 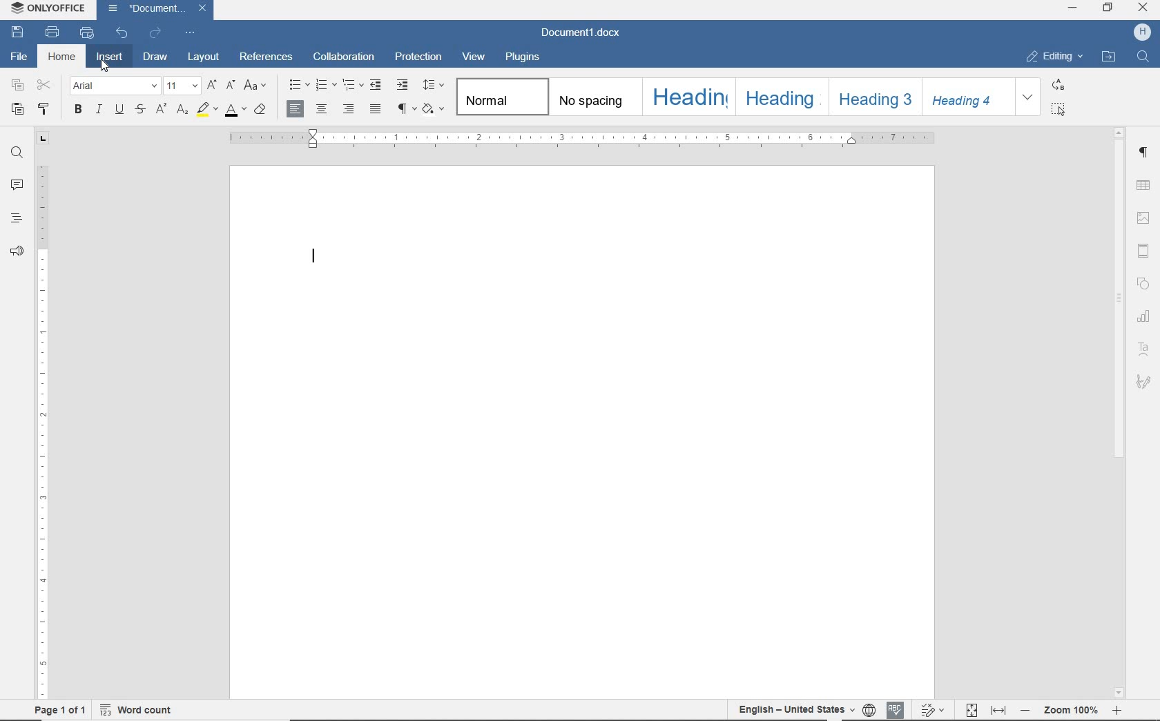 I want to click on shape, so click(x=1144, y=283).